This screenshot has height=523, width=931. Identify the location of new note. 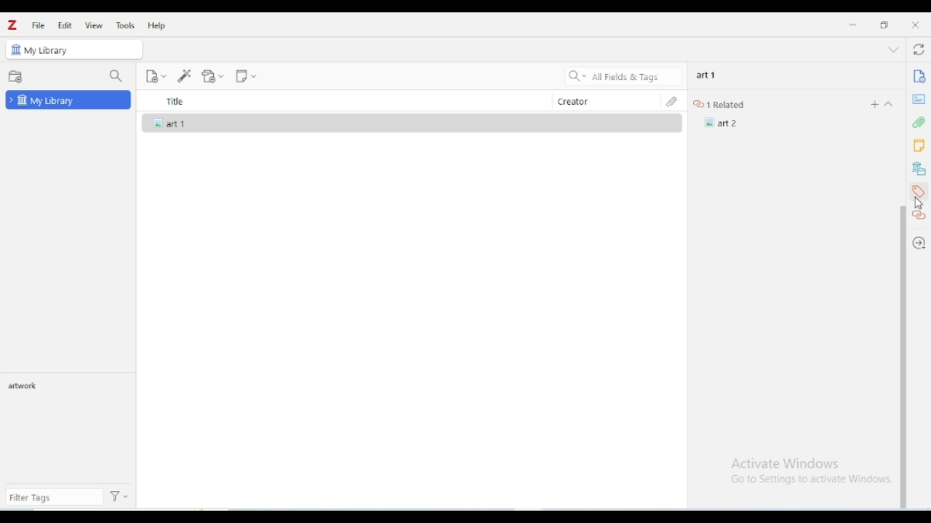
(246, 76).